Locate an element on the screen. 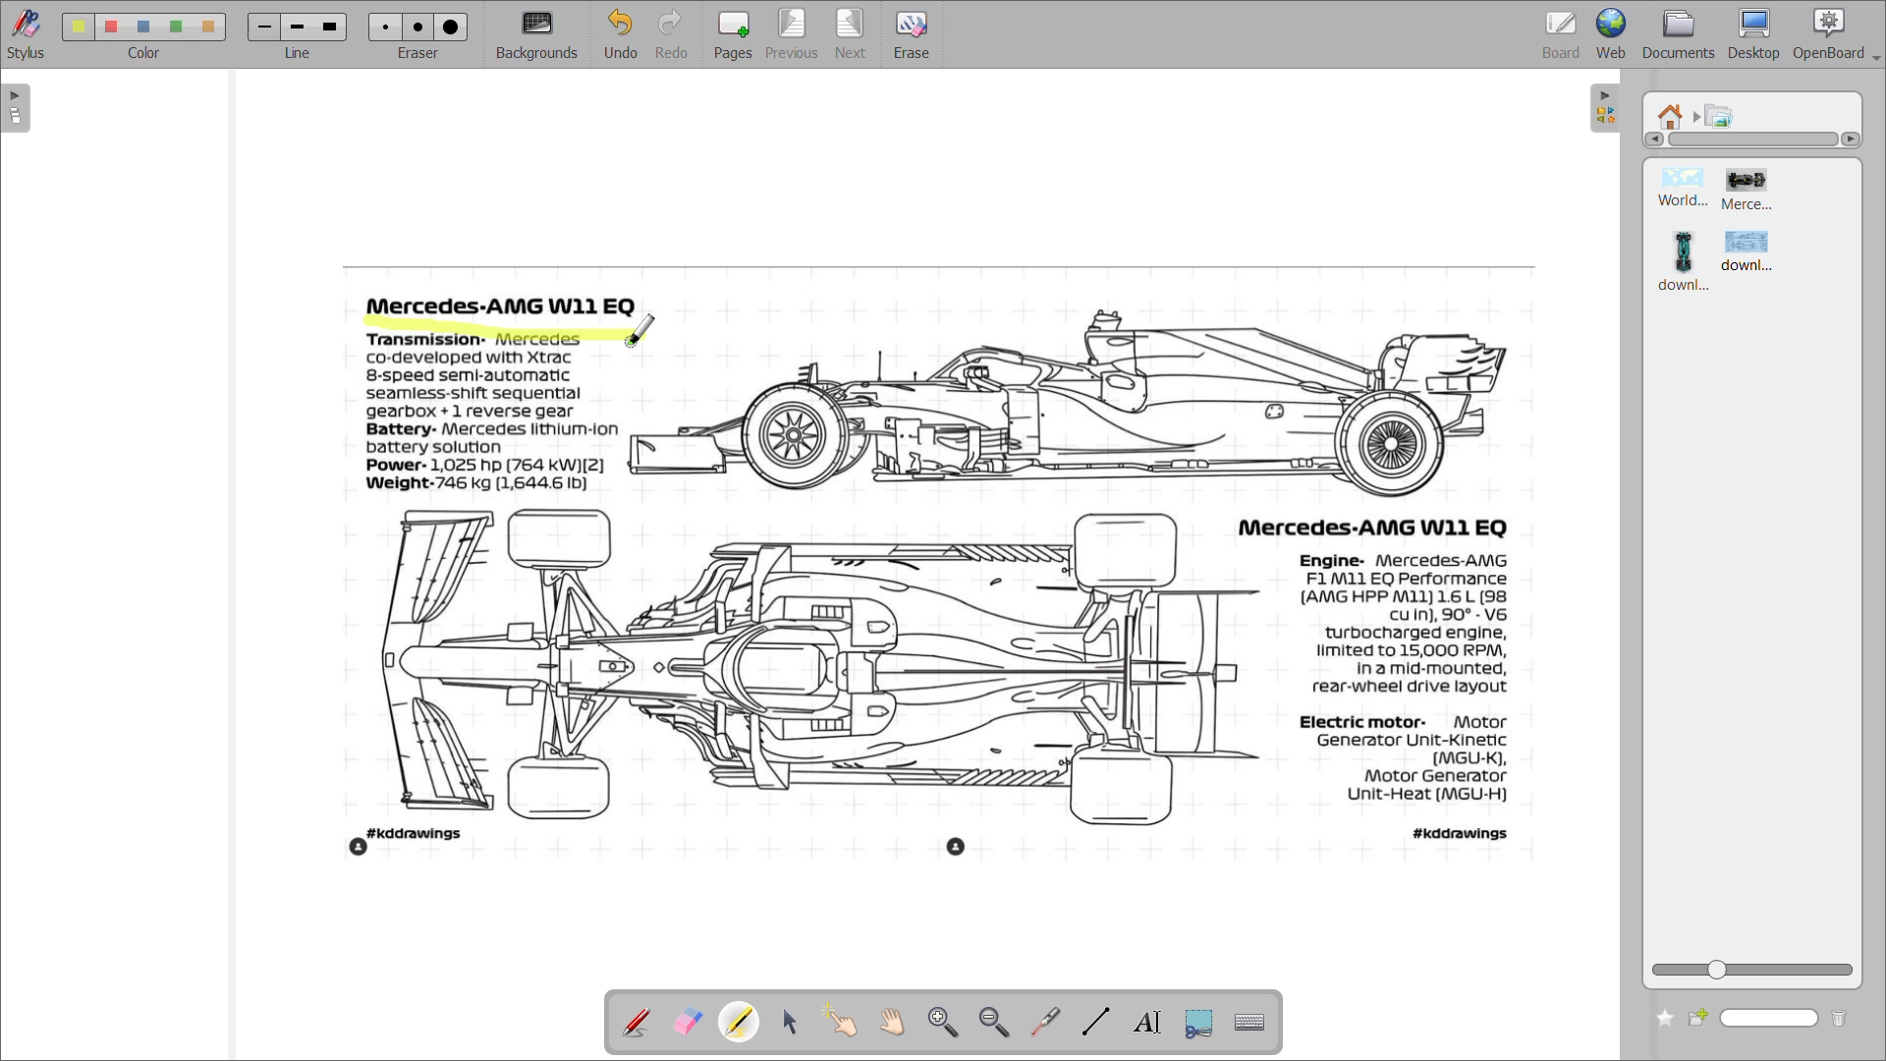  scroll page is located at coordinates (897, 1020).